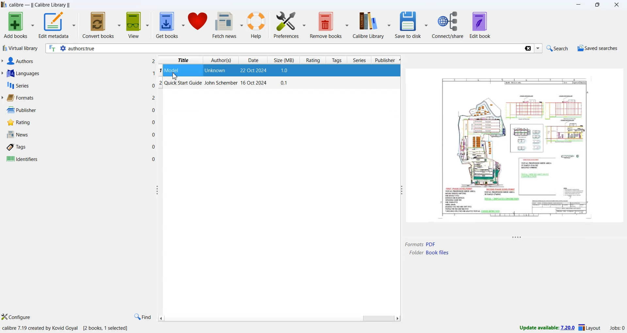 This screenshot has width=627, height=333. I want to click on , so click(154, 98).